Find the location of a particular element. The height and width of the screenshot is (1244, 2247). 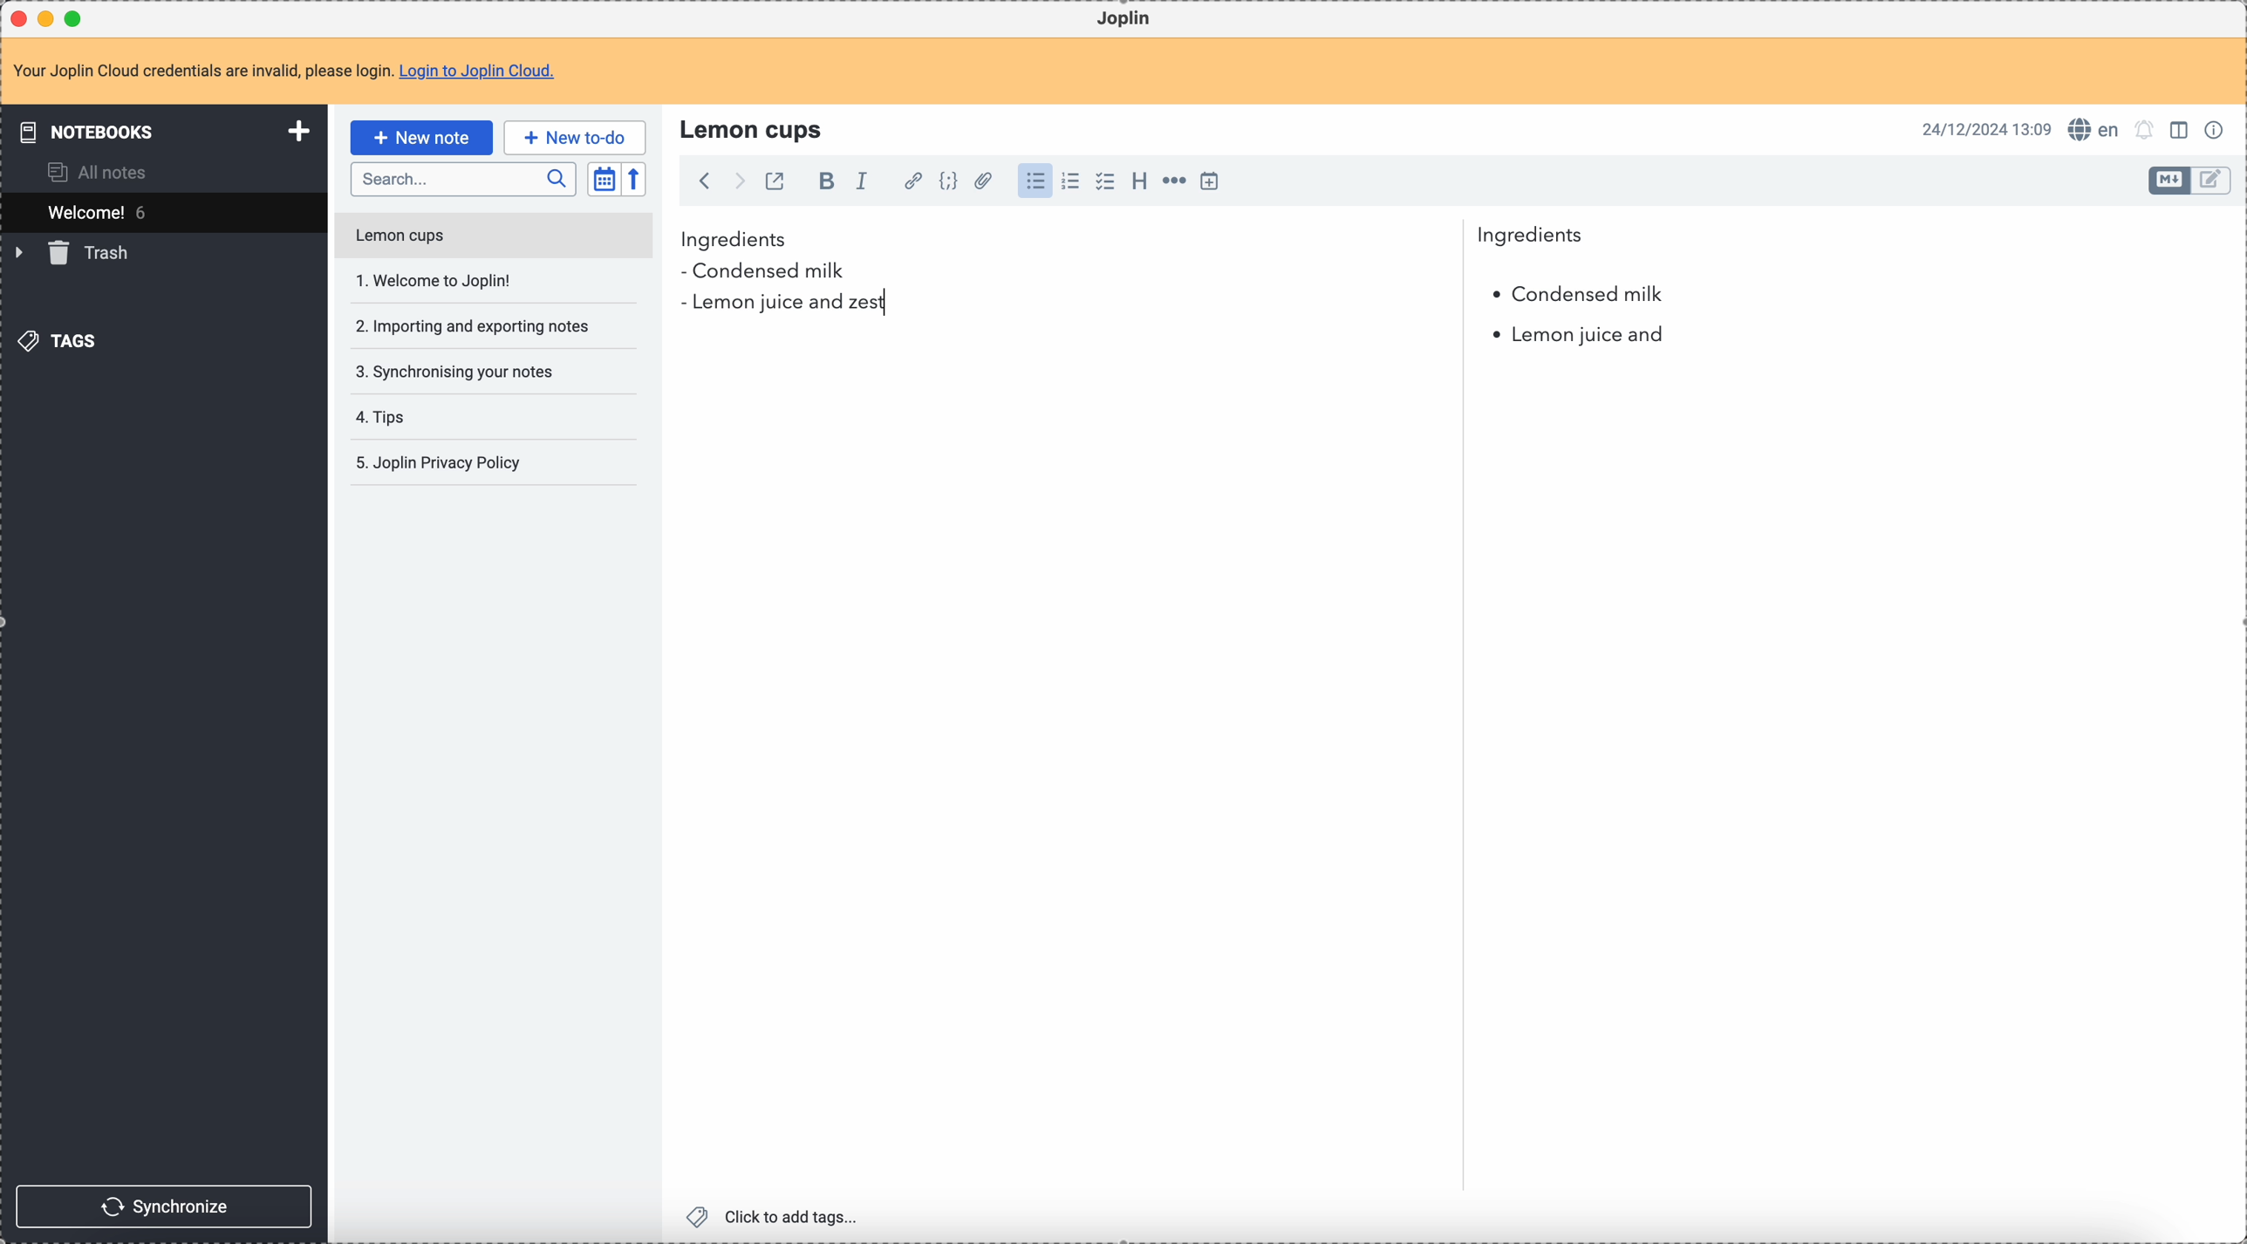

hyperlink is located at coordinates (910, 182).